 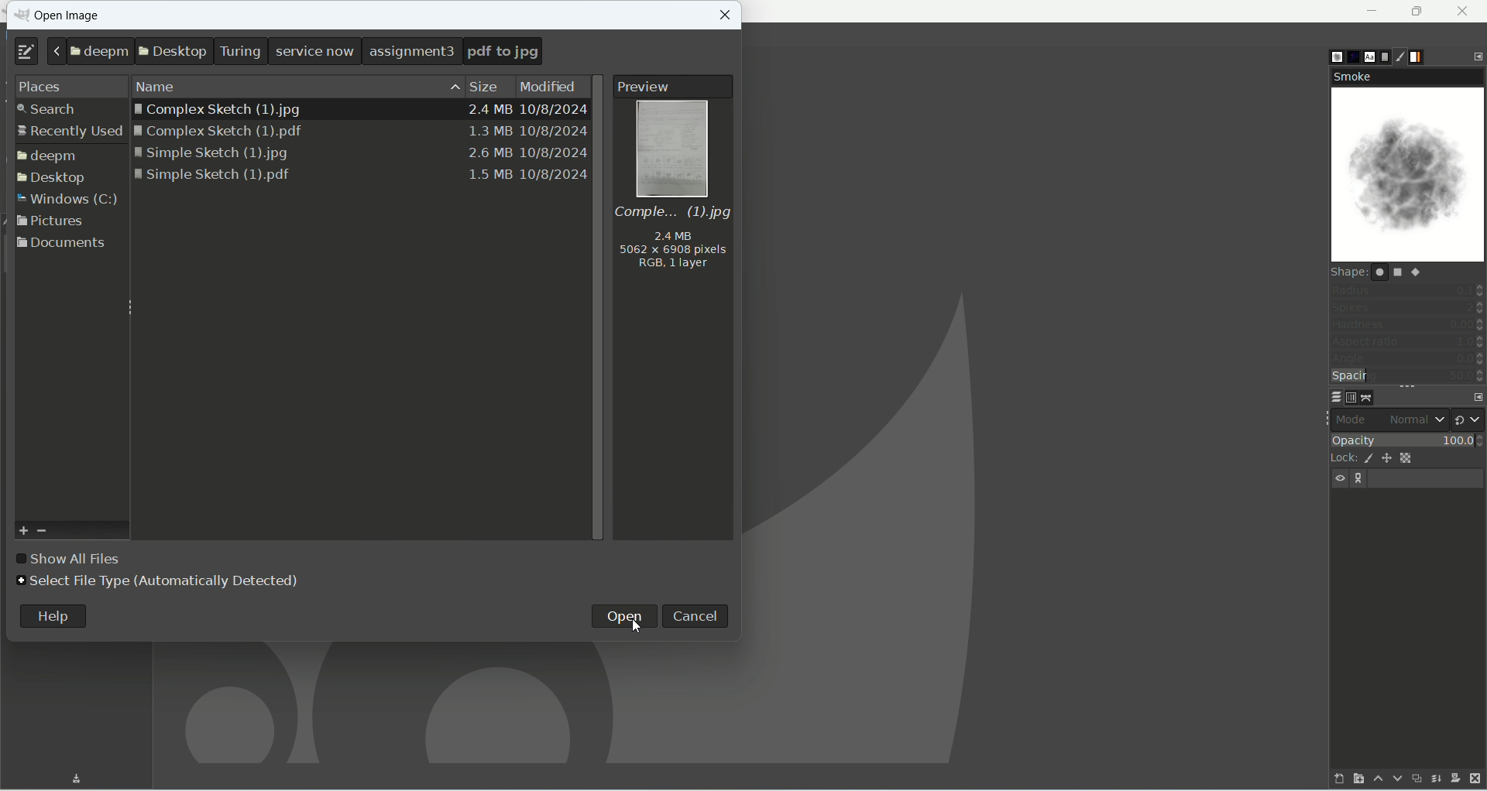 What do you see at coordinates (21, 53) in the screenshot?
I see `type` at bounding box center [21, 53].